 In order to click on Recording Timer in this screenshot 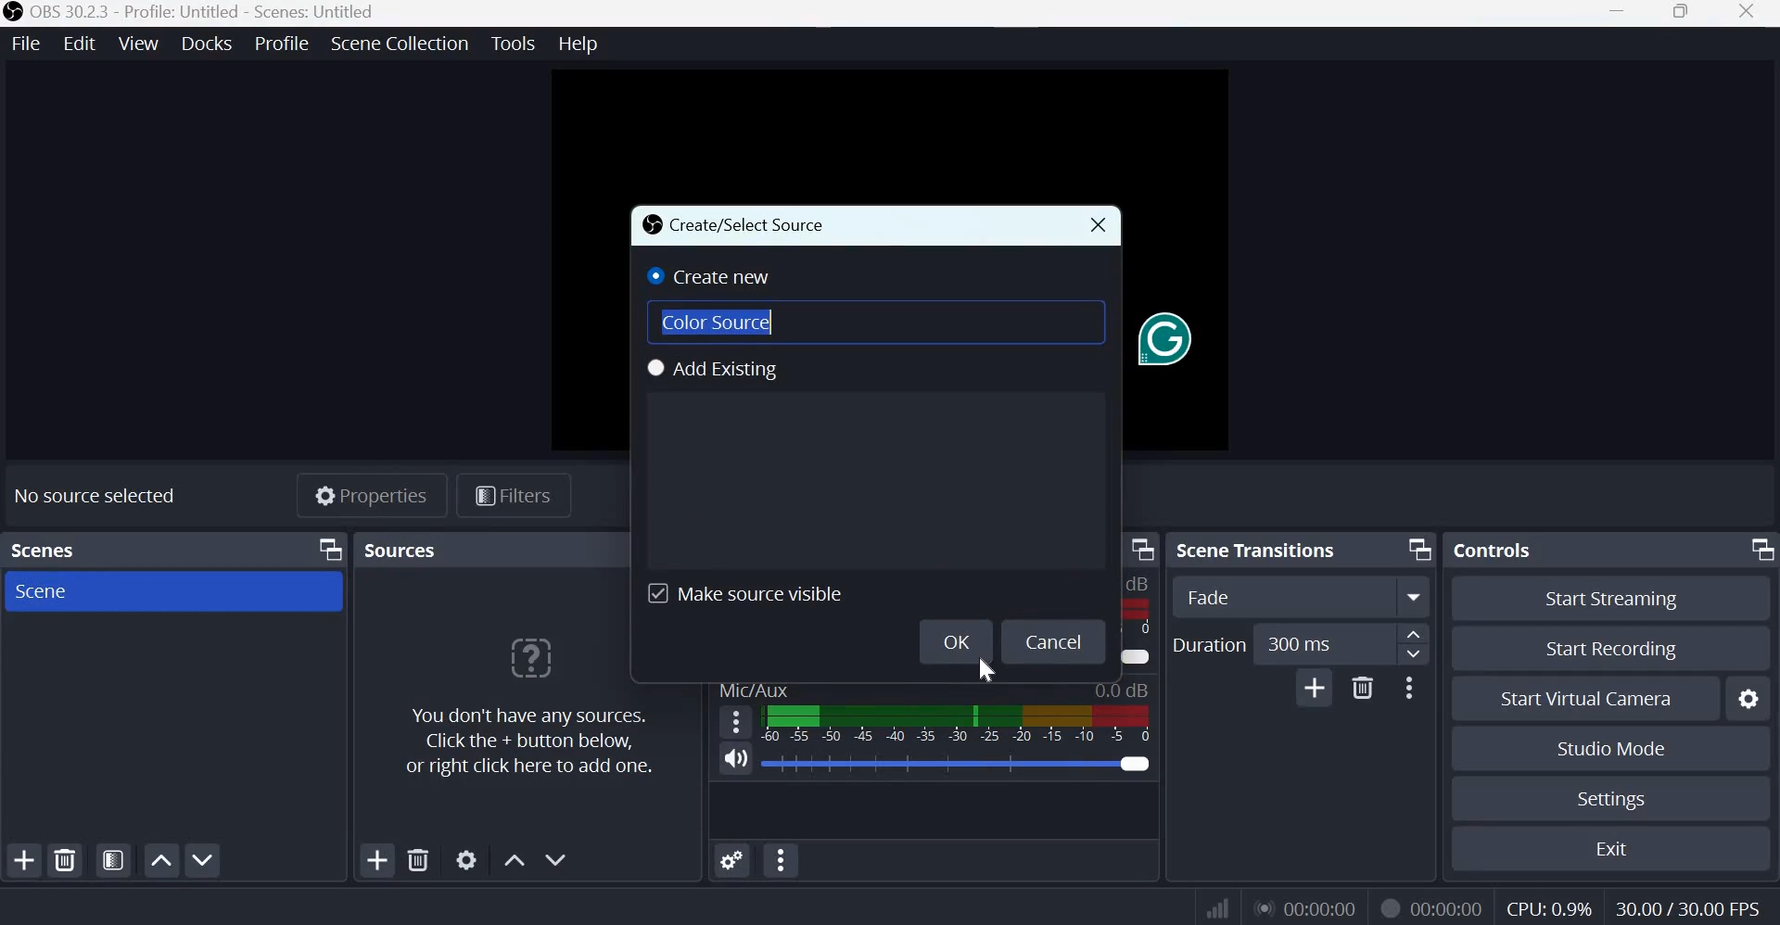, I will do `click(1449, 907)`.